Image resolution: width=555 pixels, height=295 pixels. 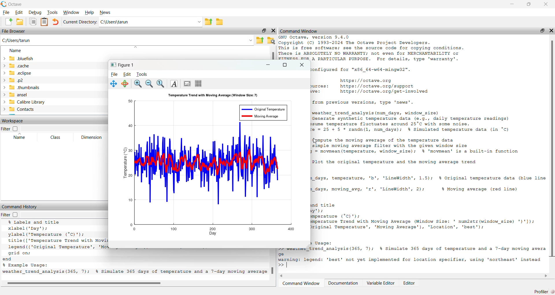 What do you see at coordinates (543, 30) in the screenshot?
I see `Maximize` at bounding box center [543, 30].